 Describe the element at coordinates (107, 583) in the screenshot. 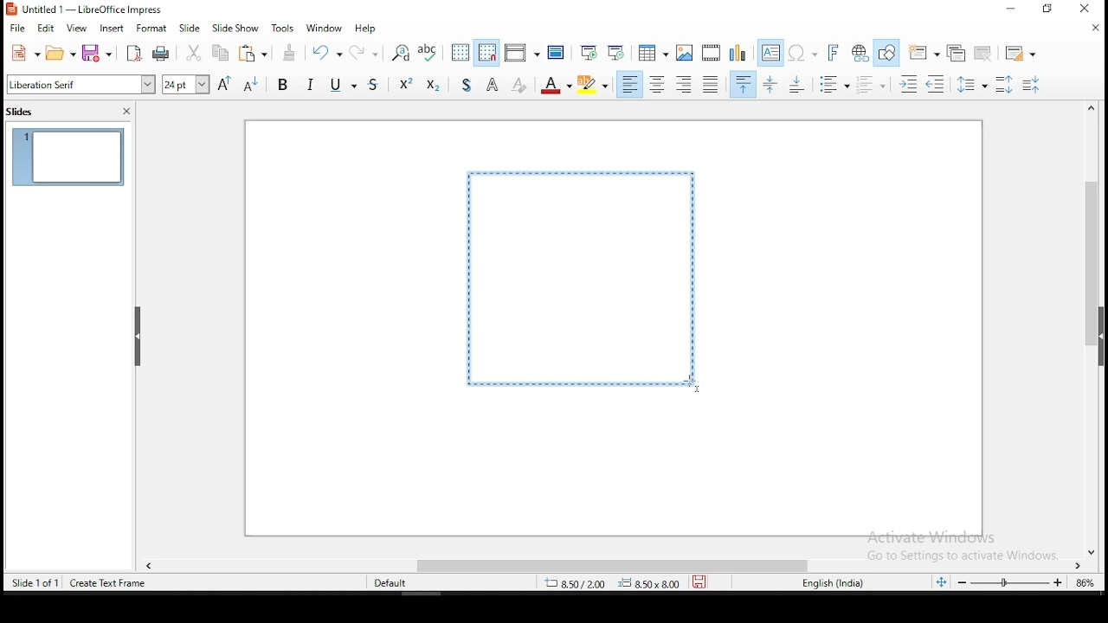

I see `create text frame` at that location.